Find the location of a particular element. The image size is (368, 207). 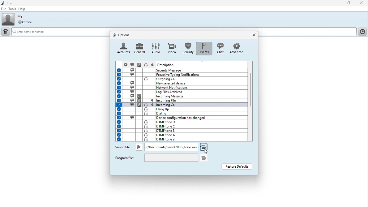

file path is located at coordinates (171, 147).